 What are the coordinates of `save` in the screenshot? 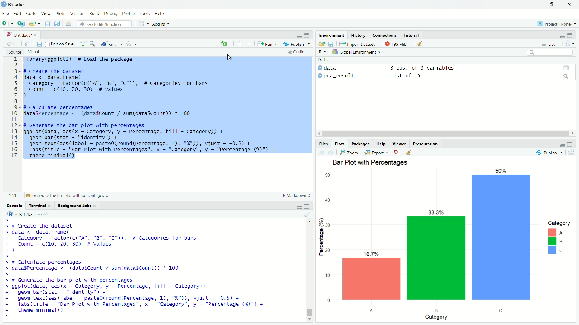 It's located at (47, 24).